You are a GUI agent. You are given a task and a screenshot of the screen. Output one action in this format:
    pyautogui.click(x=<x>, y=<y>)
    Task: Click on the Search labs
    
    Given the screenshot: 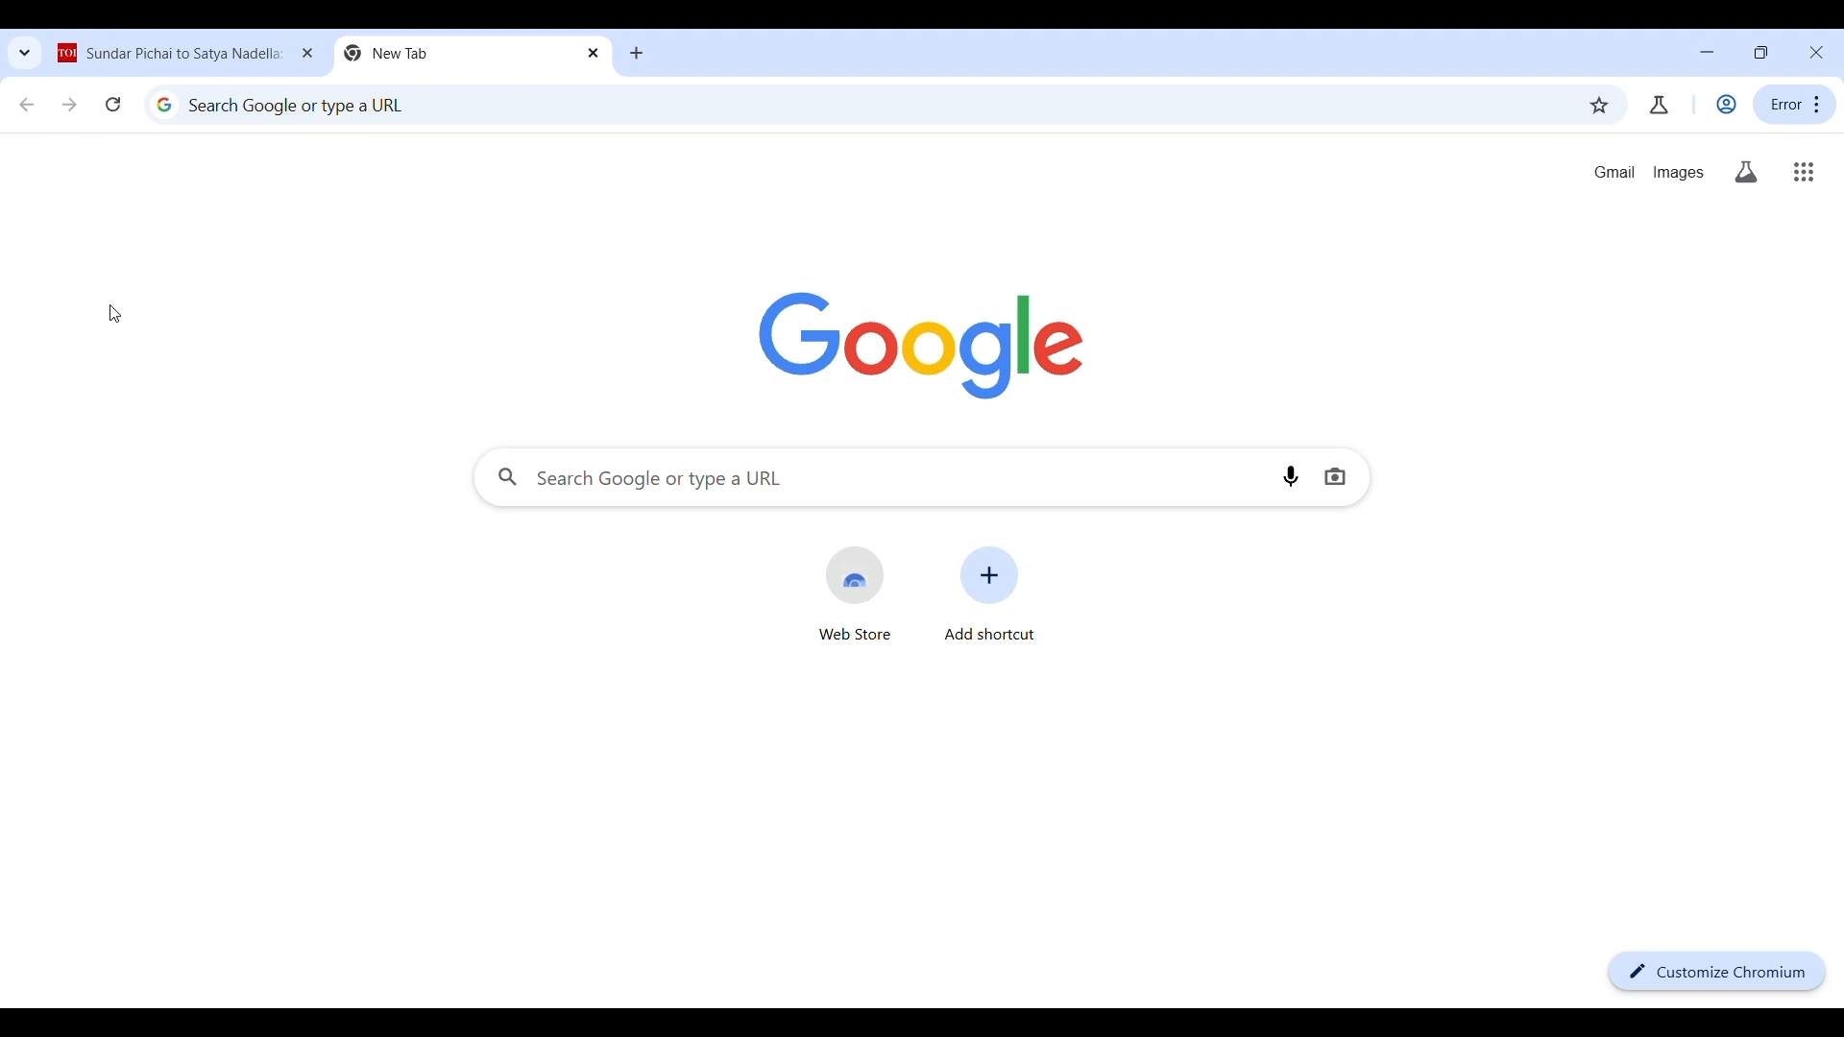 What is the action you would take?
    pyautogui.click(x=1747, y=172)
    